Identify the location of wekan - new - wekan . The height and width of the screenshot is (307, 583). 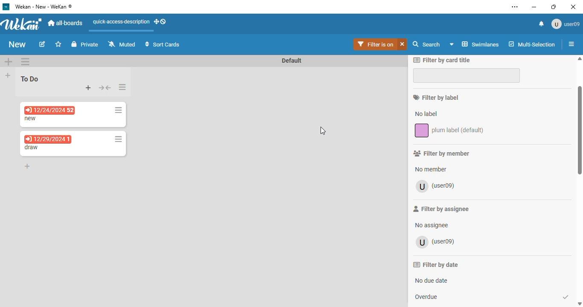
(44, 6).